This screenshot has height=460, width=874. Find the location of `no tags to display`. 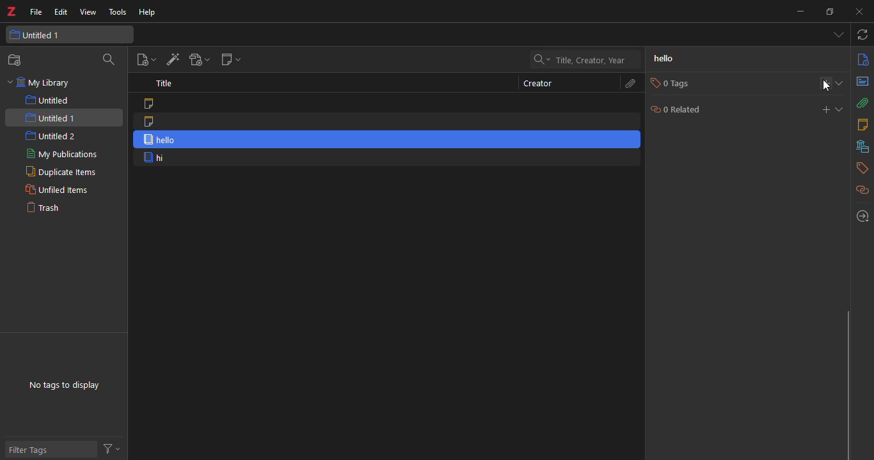

no tags to display is located at coordinates (68, 380).